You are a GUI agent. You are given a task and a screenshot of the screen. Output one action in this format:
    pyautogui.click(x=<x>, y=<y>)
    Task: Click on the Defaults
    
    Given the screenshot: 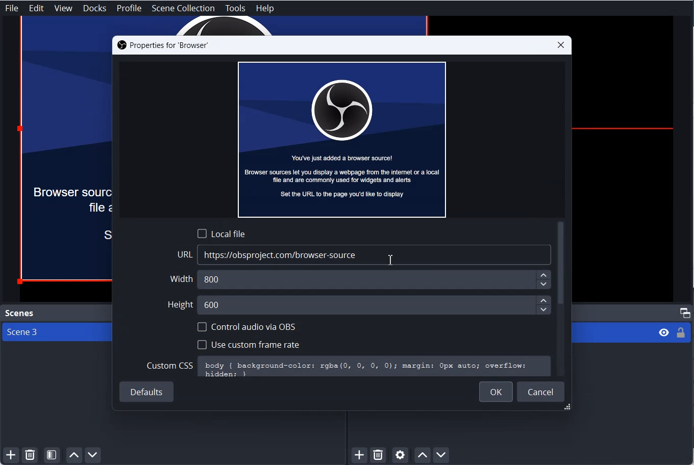 What is the action you would take?
    pyautogui.click(x=147, y=393)
    